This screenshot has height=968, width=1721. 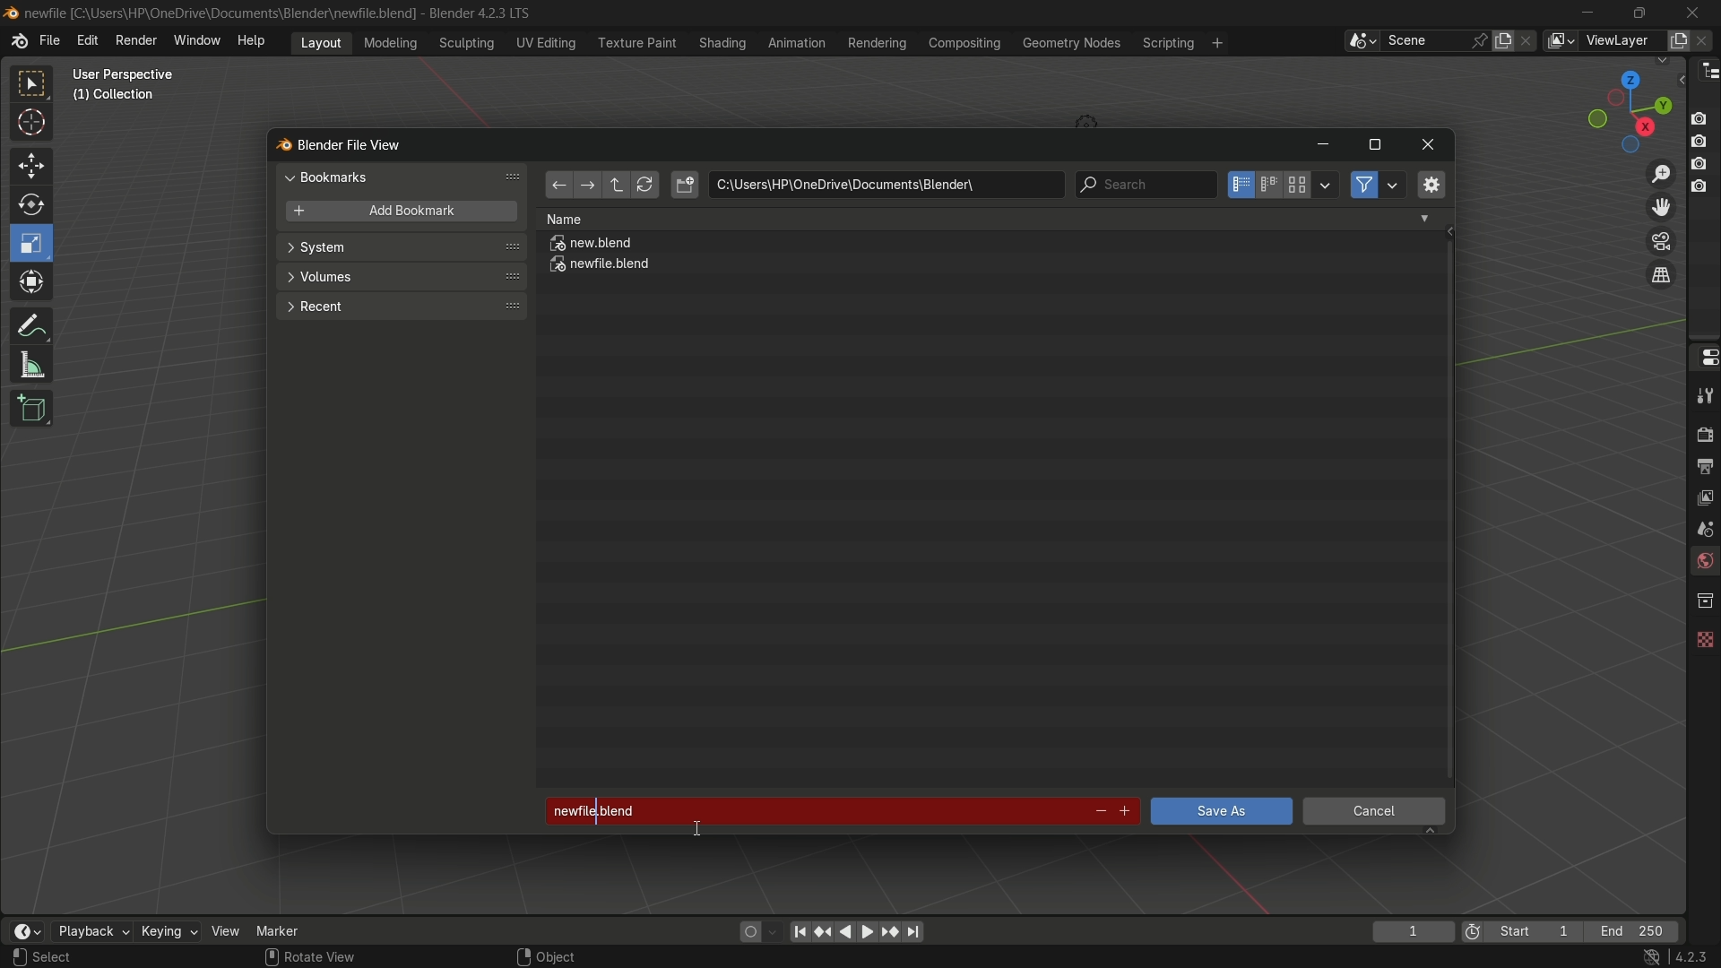 I want to click on annotate, so click(x=30, y=324).